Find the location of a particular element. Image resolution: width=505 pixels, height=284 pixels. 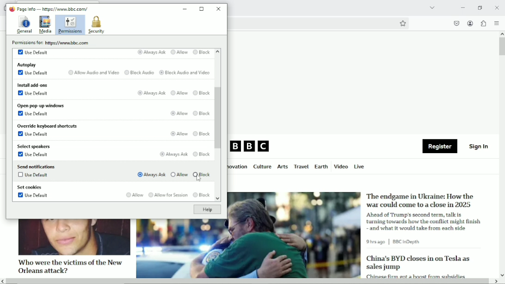

Always ask is located at coordinates (151, 175).